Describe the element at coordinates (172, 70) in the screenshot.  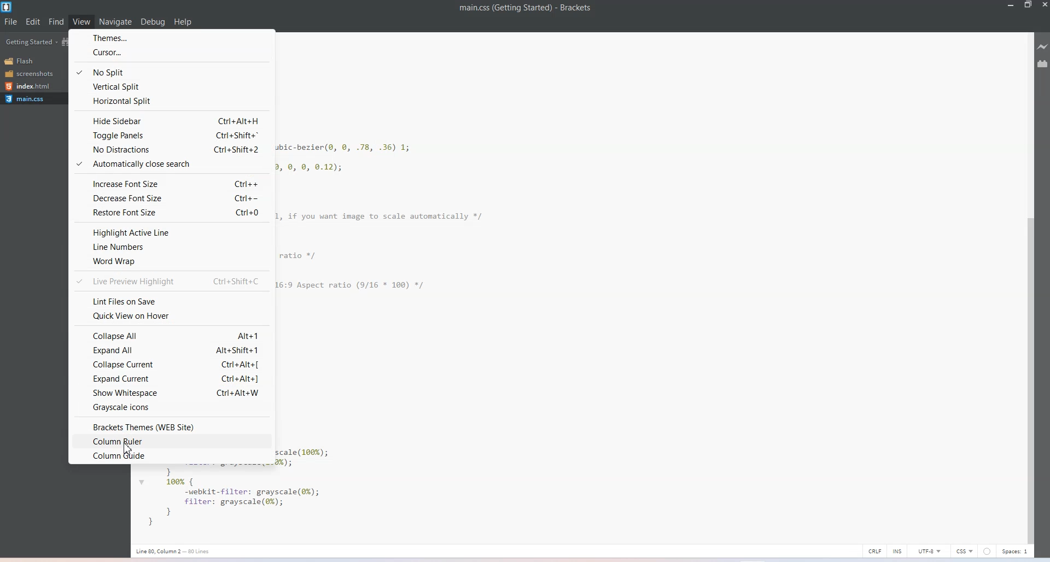
I see `No Split` at that location.